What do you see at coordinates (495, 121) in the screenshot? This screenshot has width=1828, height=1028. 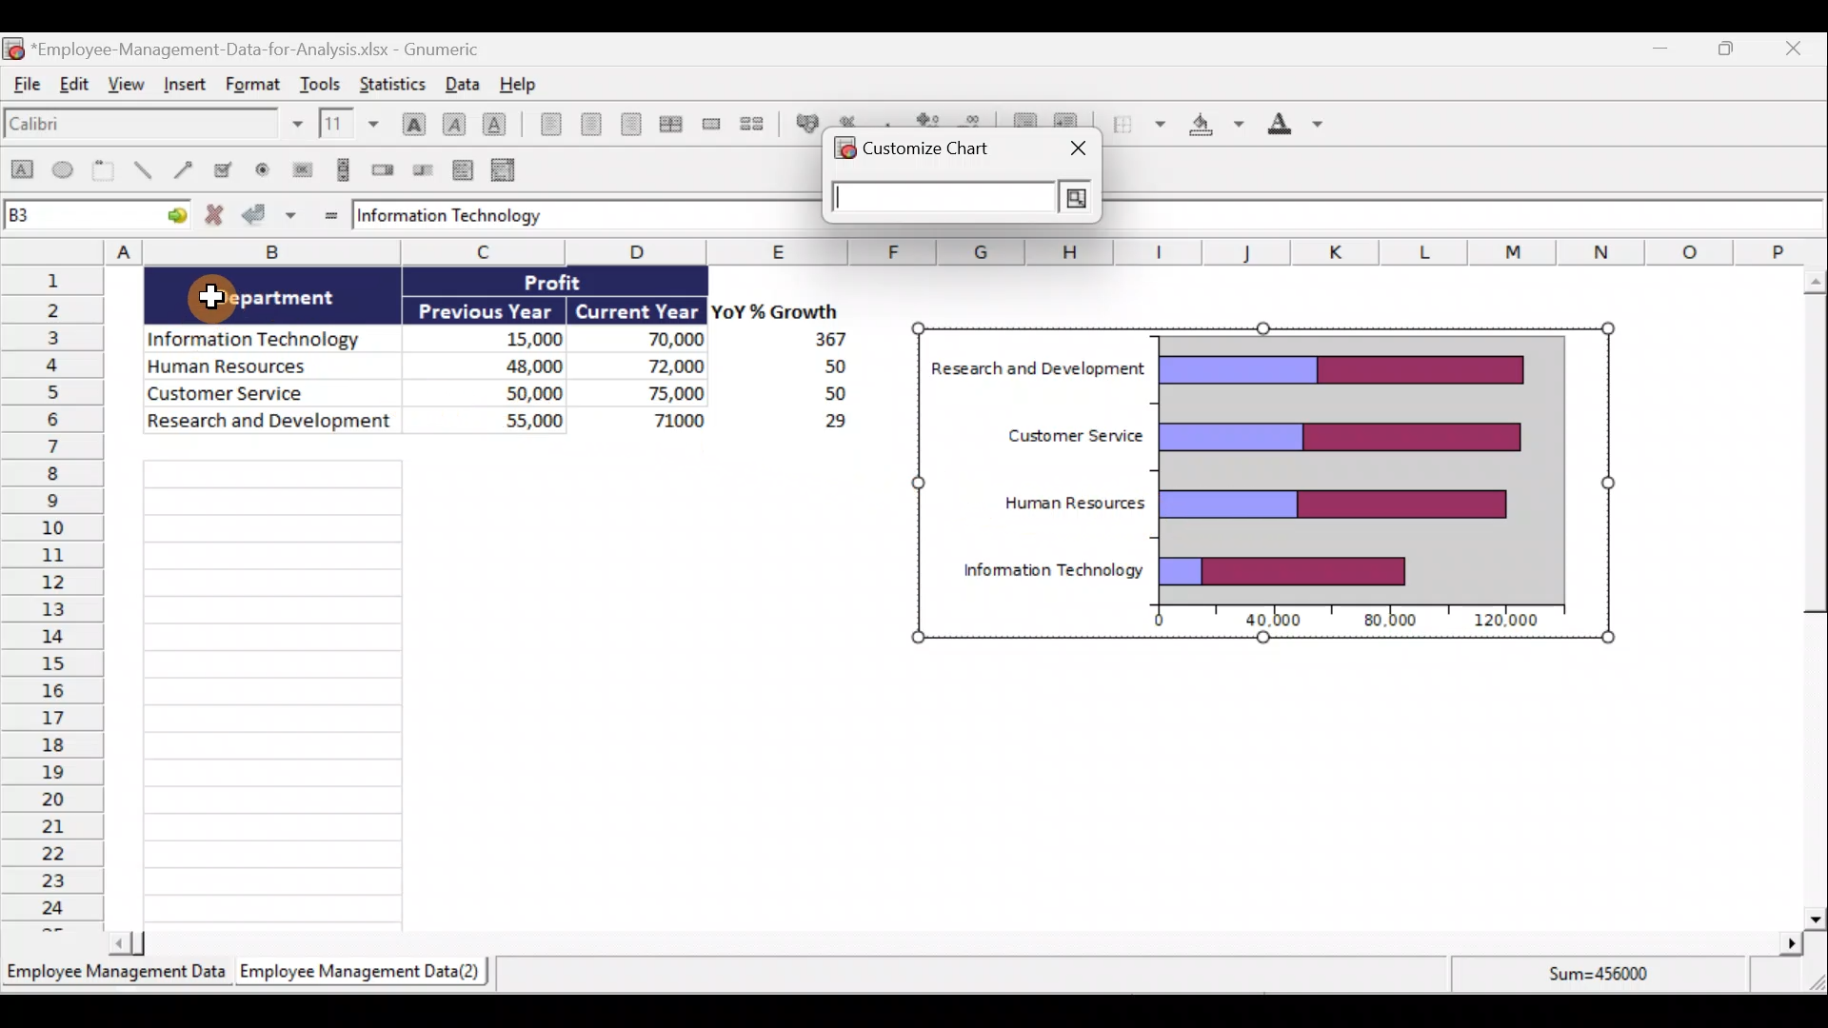 I see `Underline` at bounding box center [495, 121].